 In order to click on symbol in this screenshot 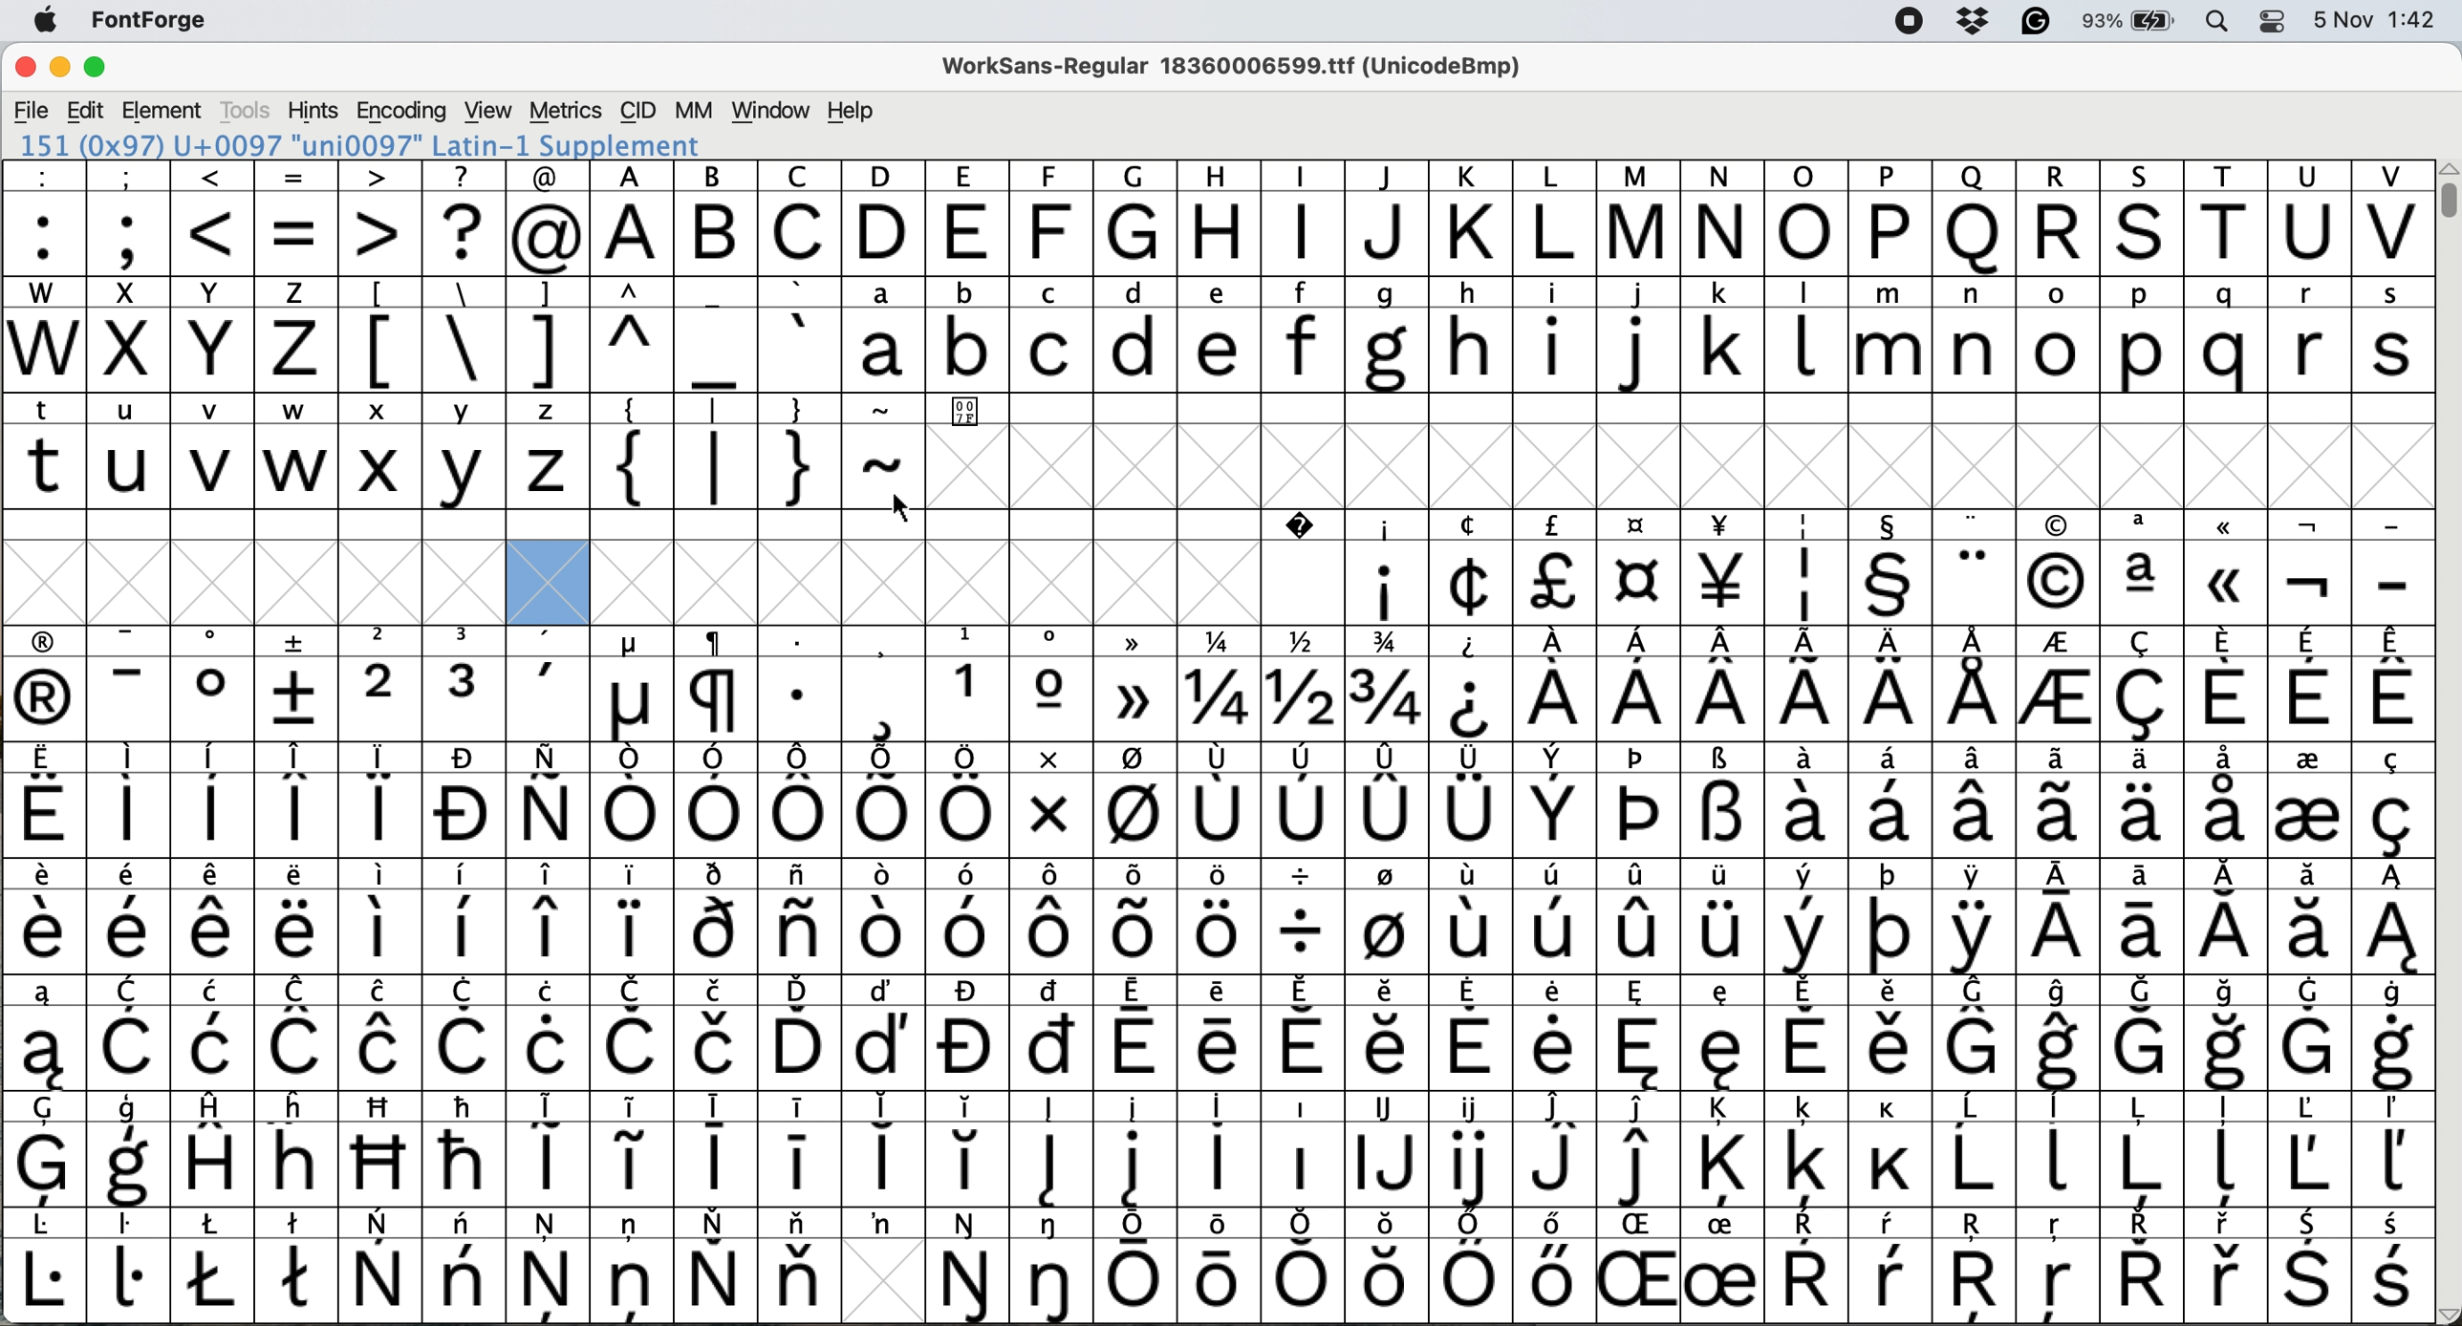, I will do `click(2390, 801)`.